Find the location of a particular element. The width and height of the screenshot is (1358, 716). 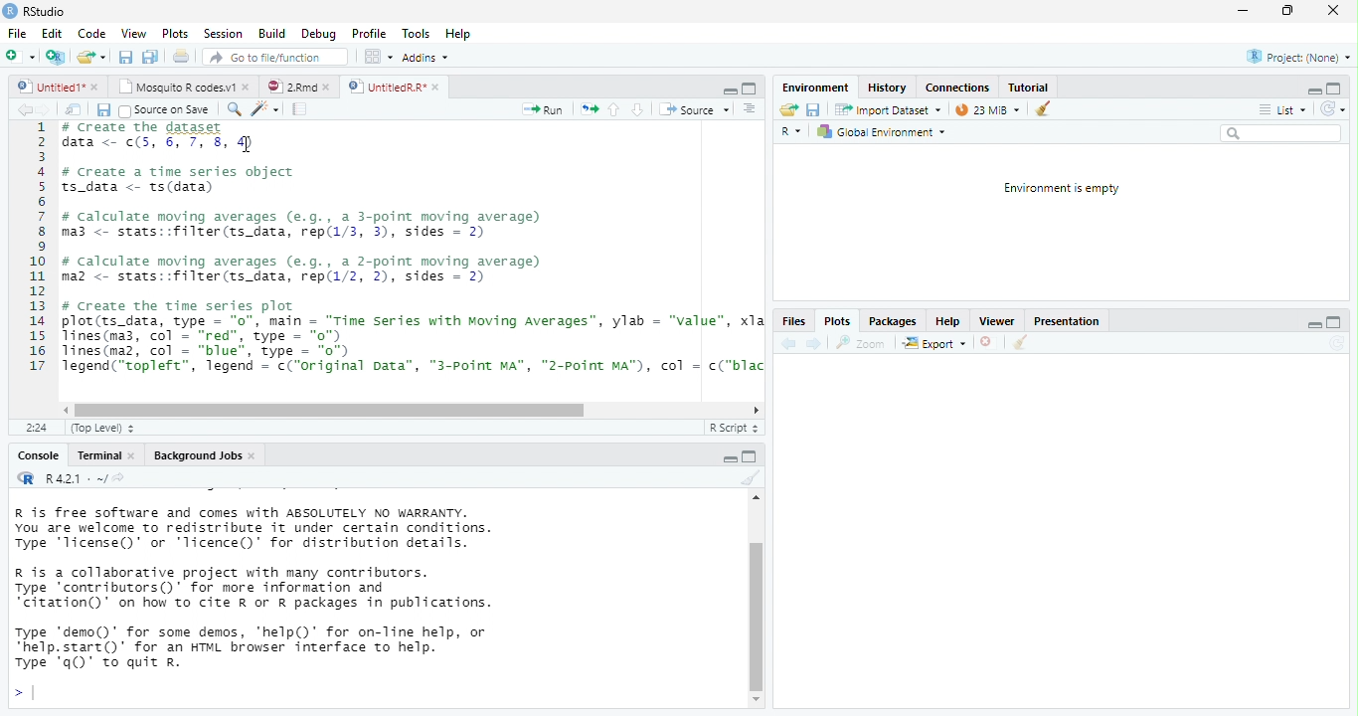

Tutorial is located at coordinates (1029, 87).